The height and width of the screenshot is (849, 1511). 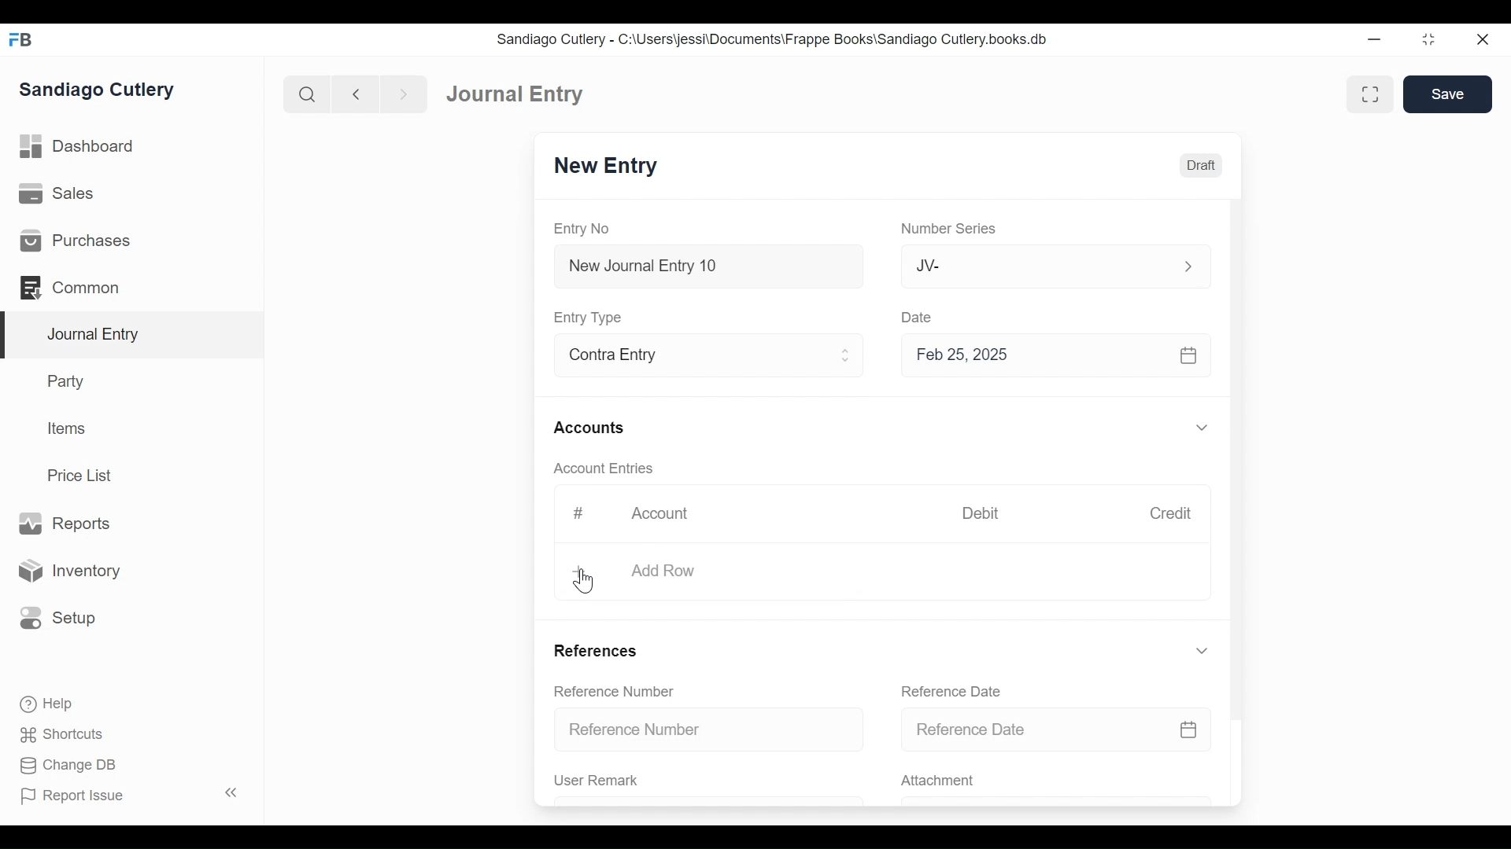 I want to click on Save, so click(x=1448, y=94).